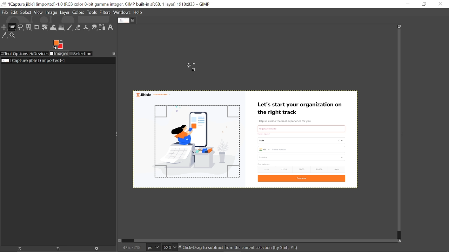 The height and width of the screenshot is (252, 449). Describe the element at coordinates (336, 169) in the screenshot. I see `100+` at that location.